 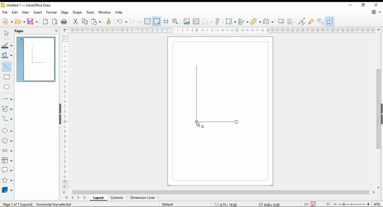 What do you see at coordinates (7, 170) in the screenshot?
I see `callout shapes` at bounding box center [7, 170].